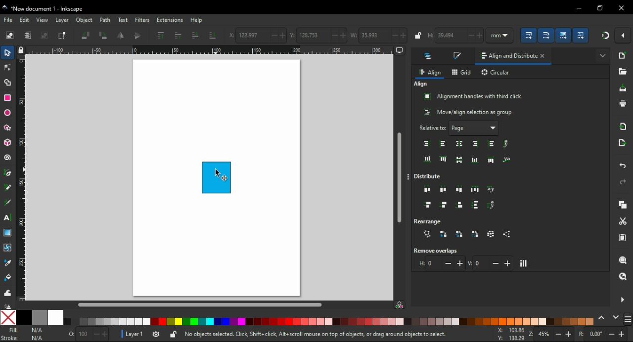  Describe the element at coordinates (497, 73) in the screenshot. I see `circular` at that location.